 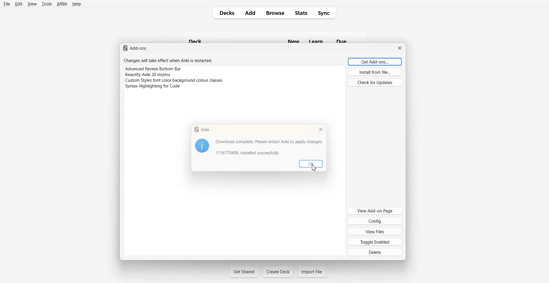 I want to click on OK, so click(x=311, y=164).